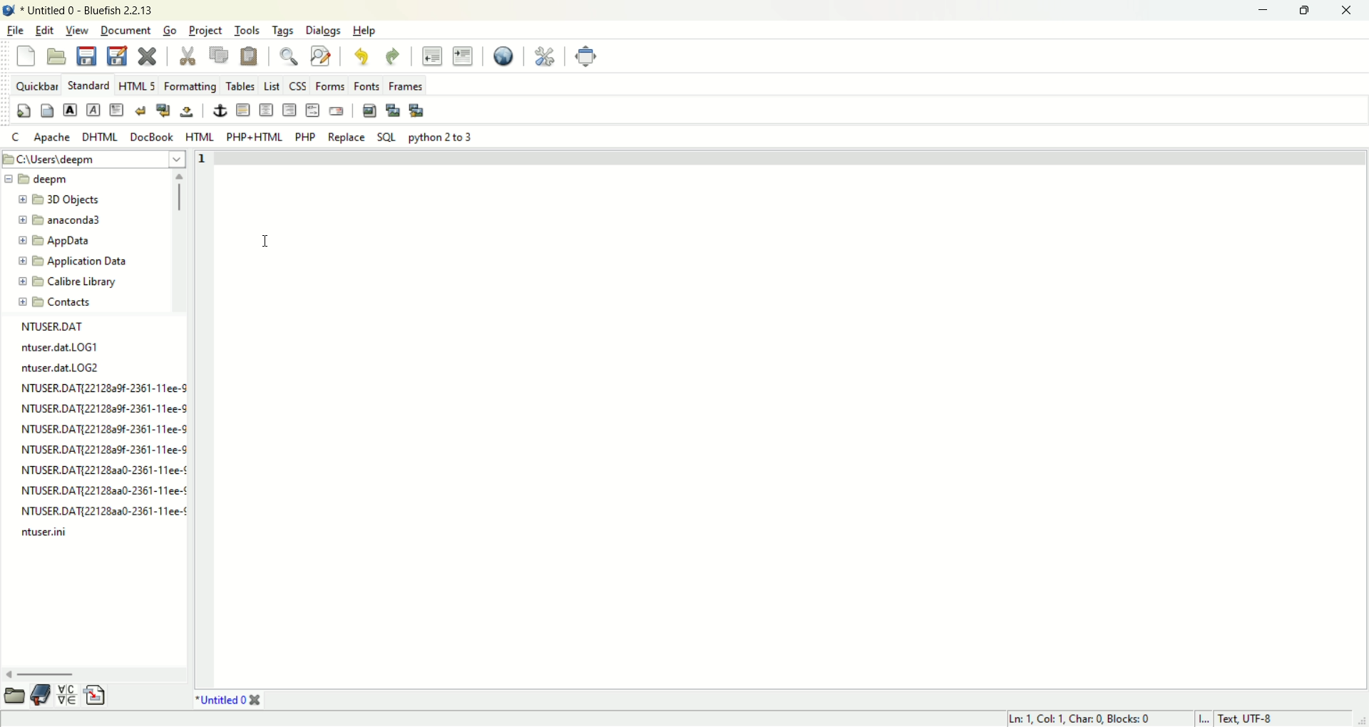  I want to click on break, so click(143, 110).